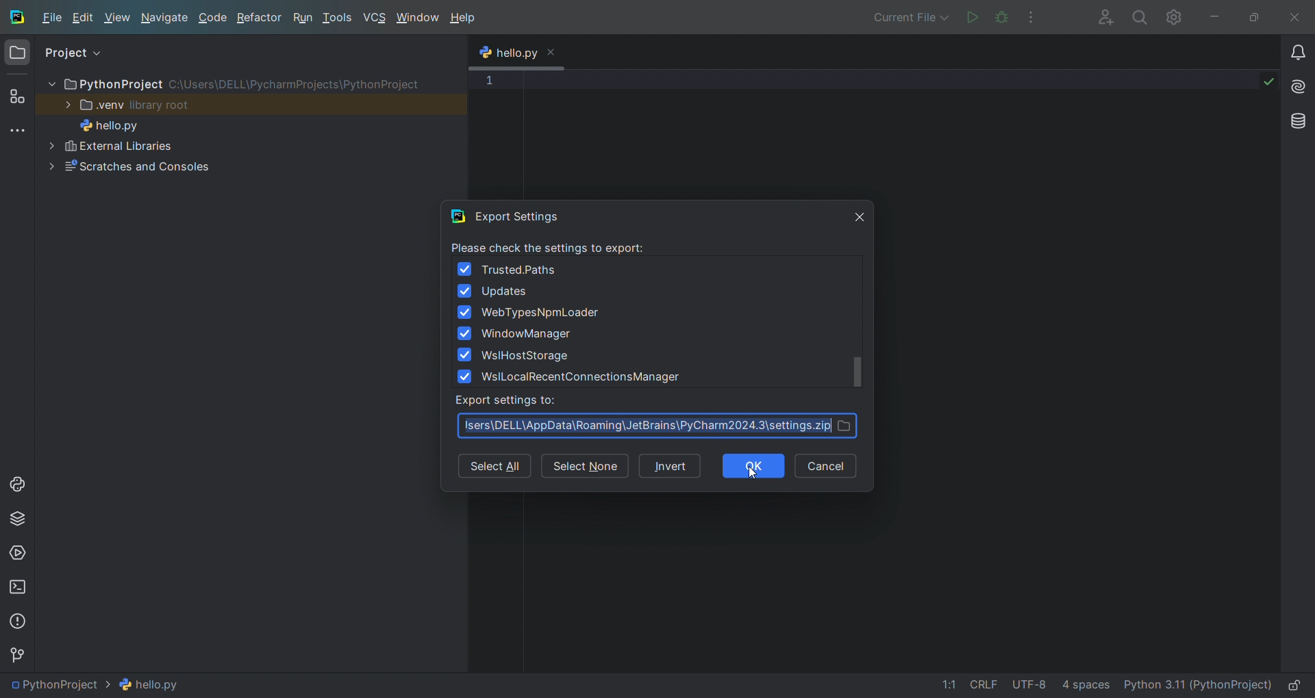 The image size is (1315, 698). What do you see at coordinates (173, 166) in the screenshot?
I see `Scratches and Consoles` at bounding box center [173, 166].